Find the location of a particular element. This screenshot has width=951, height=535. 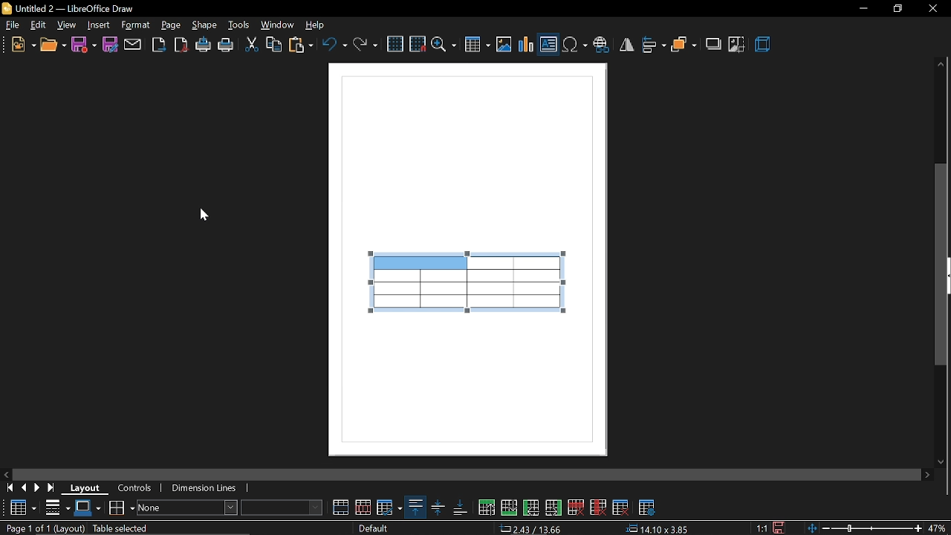

layout is located at coordinates (88, 488).